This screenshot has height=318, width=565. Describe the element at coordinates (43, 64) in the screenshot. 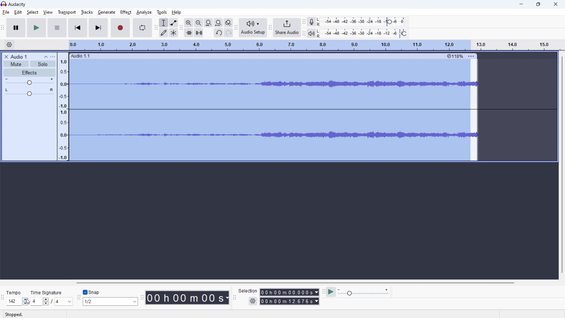

I see `solo` at that location.